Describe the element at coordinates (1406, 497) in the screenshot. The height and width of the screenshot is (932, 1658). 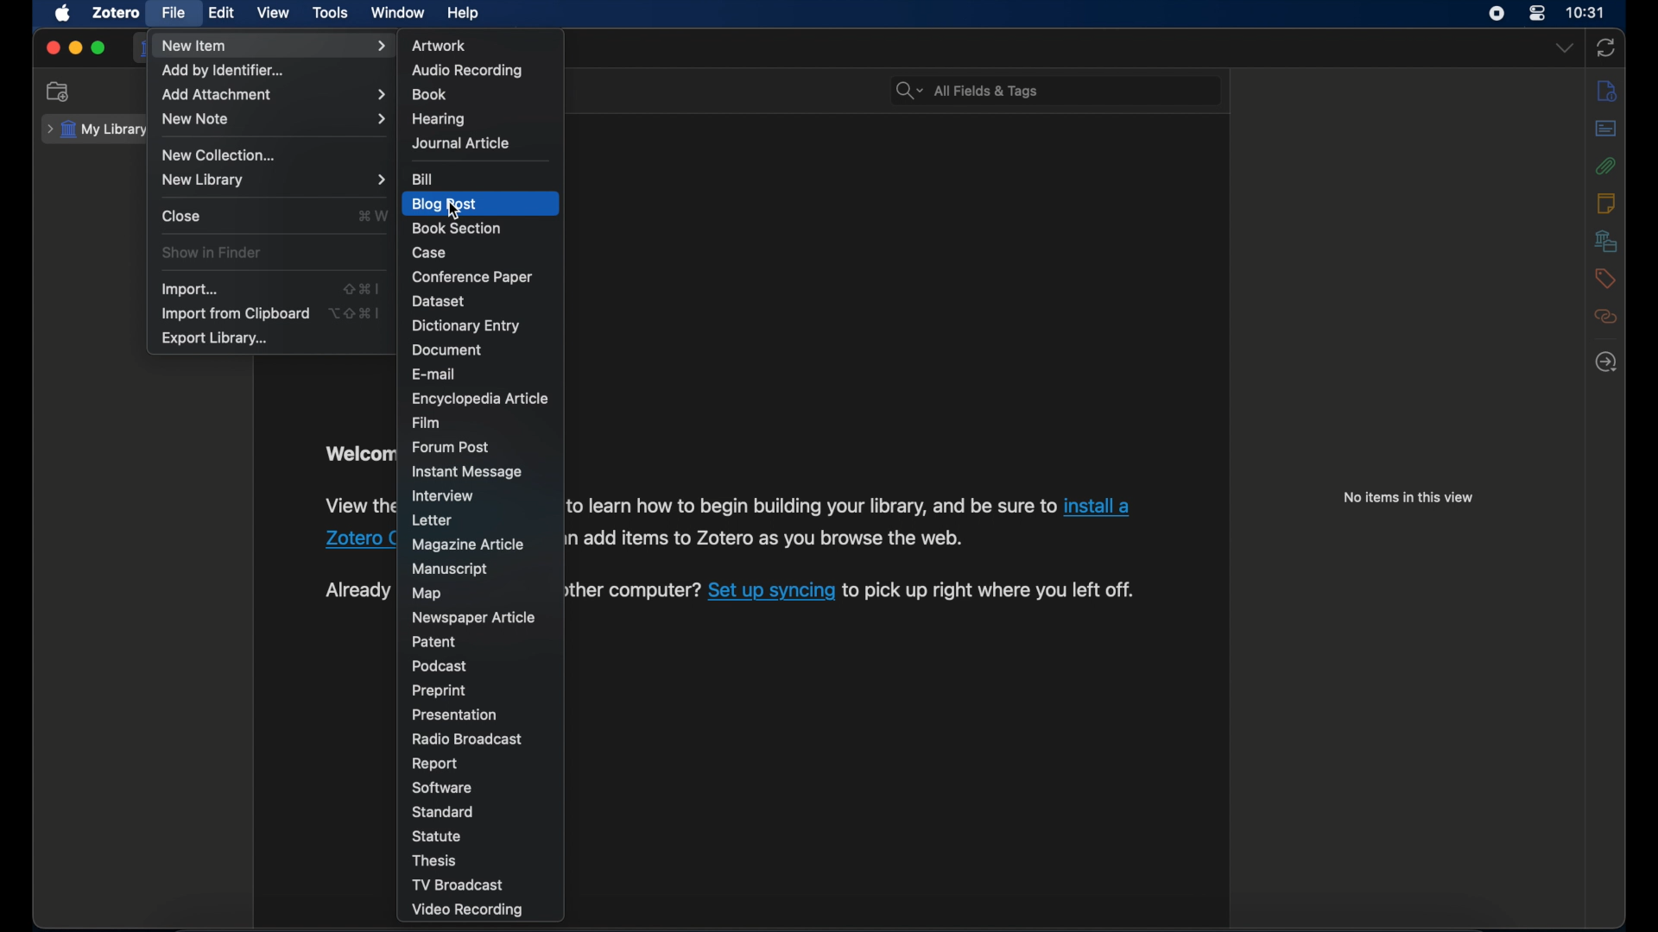
I see `no items this view` at that location.